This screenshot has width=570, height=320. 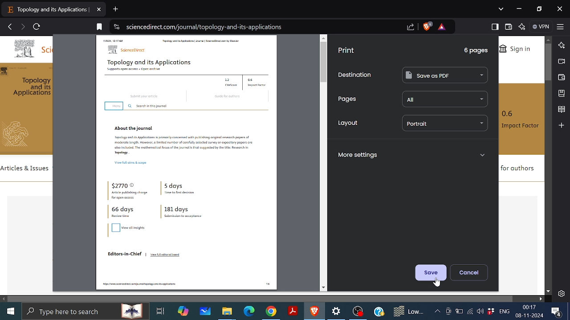 What do you see at coordinates (358, 76) in the screenshot?
I see `Destination` at bounding box center [358, 76].